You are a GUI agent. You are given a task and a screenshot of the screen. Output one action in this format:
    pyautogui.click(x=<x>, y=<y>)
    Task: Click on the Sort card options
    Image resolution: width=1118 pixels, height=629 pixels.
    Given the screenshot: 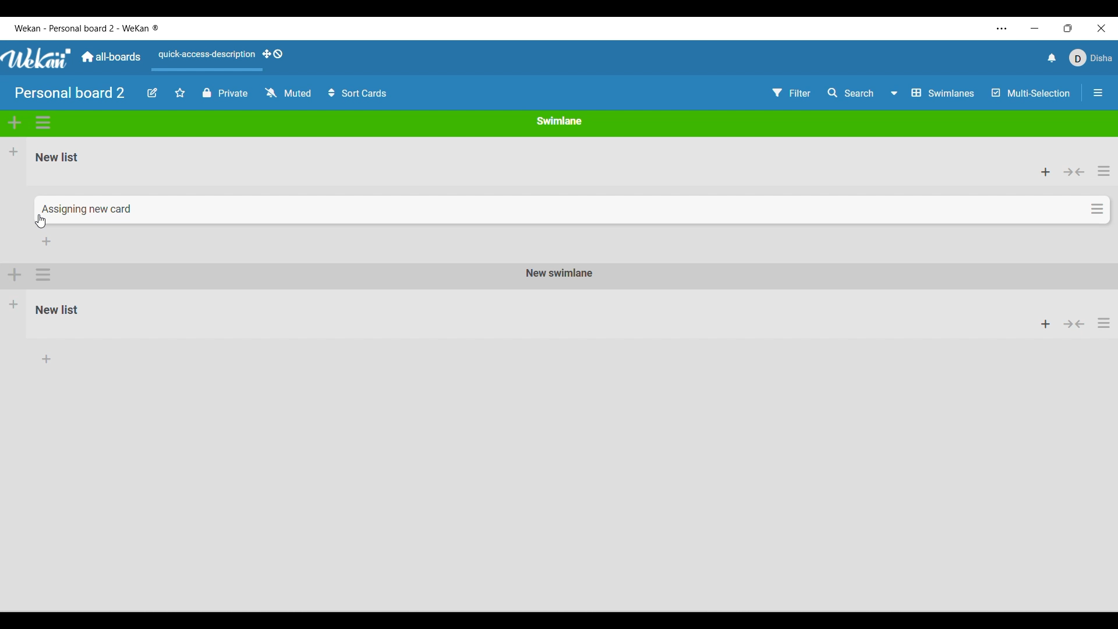 What is the action you would take?
    pyautogui.click(x=358, y=93)
    